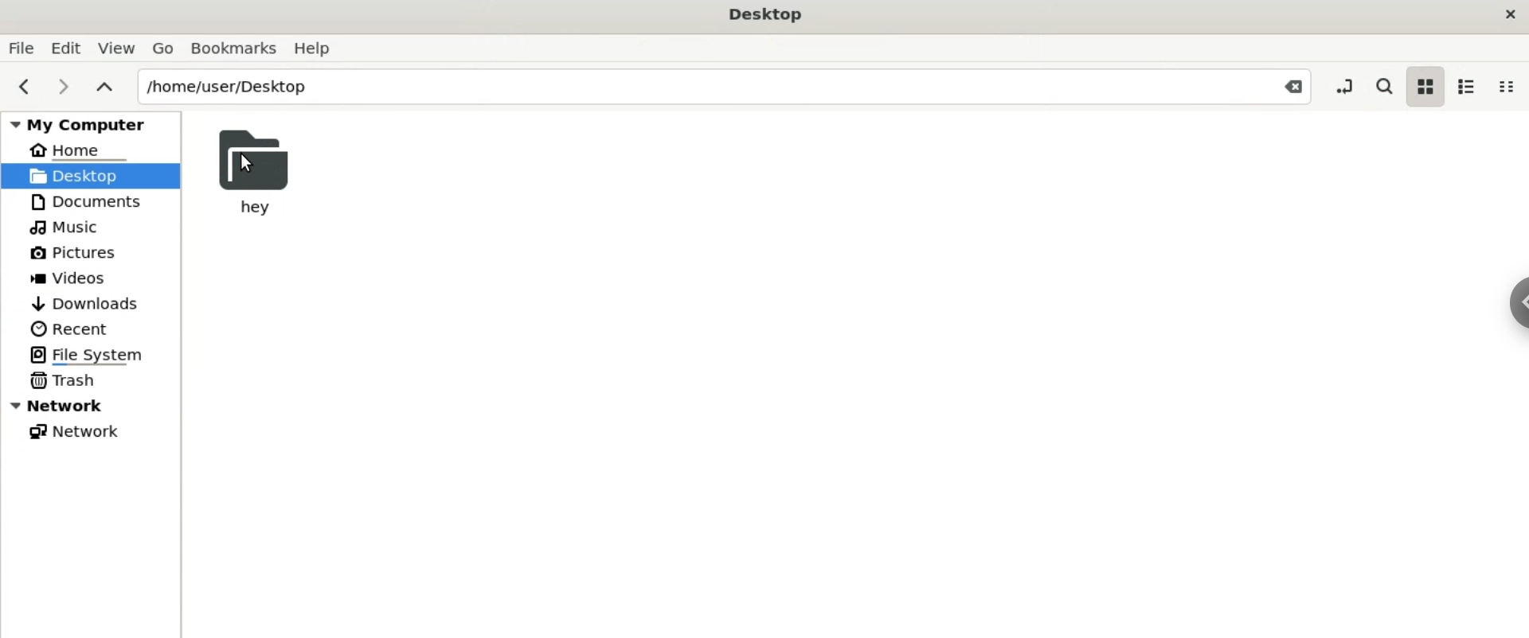  I want to click on recent, so click(68, 329).